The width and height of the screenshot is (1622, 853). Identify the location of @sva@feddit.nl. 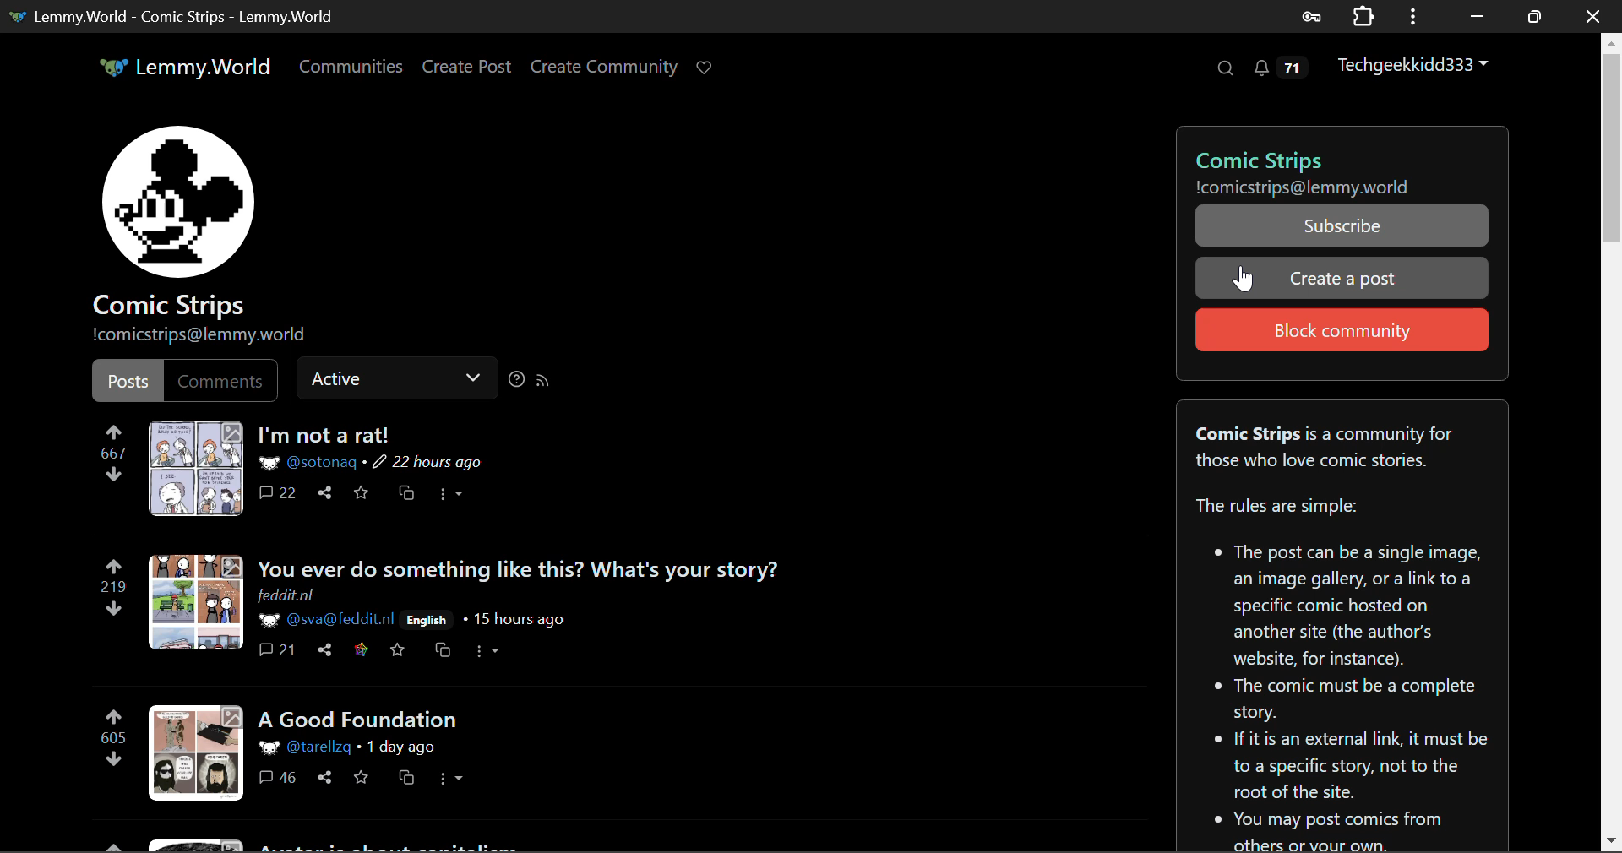
(325, 619).